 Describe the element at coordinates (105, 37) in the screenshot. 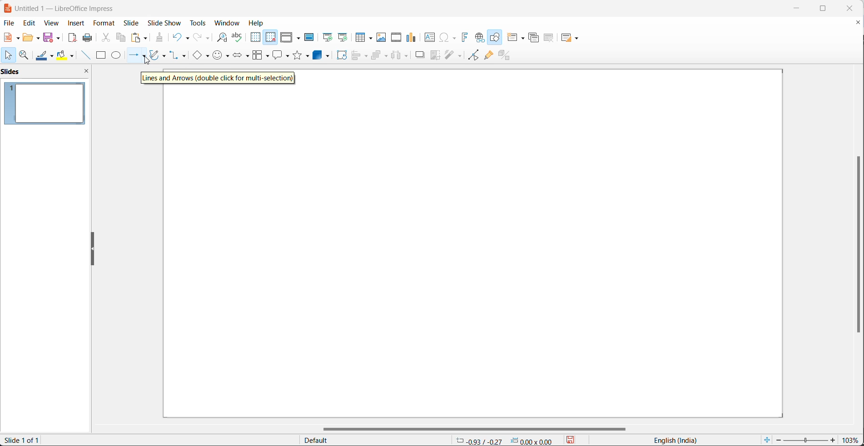

I see `cut` at that location.